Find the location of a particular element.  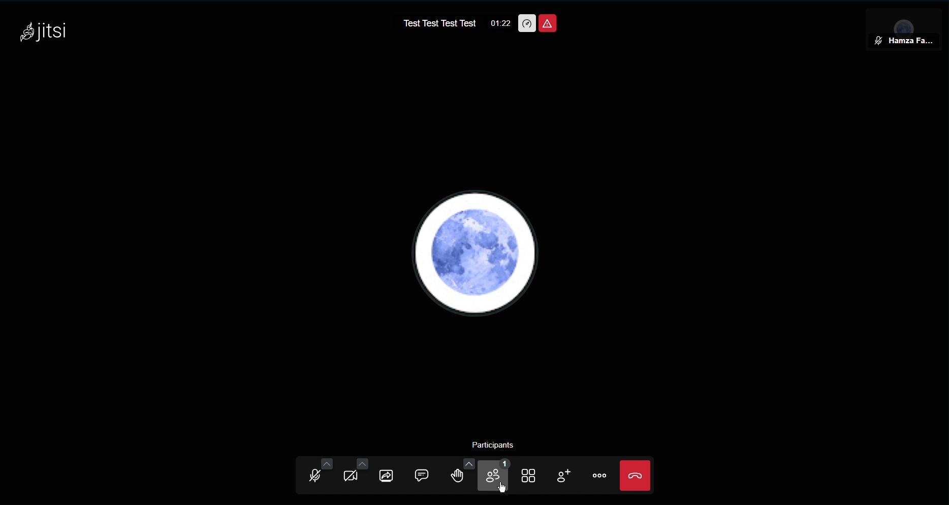

Meeting Unsafe is located at coordinates (549, 22).